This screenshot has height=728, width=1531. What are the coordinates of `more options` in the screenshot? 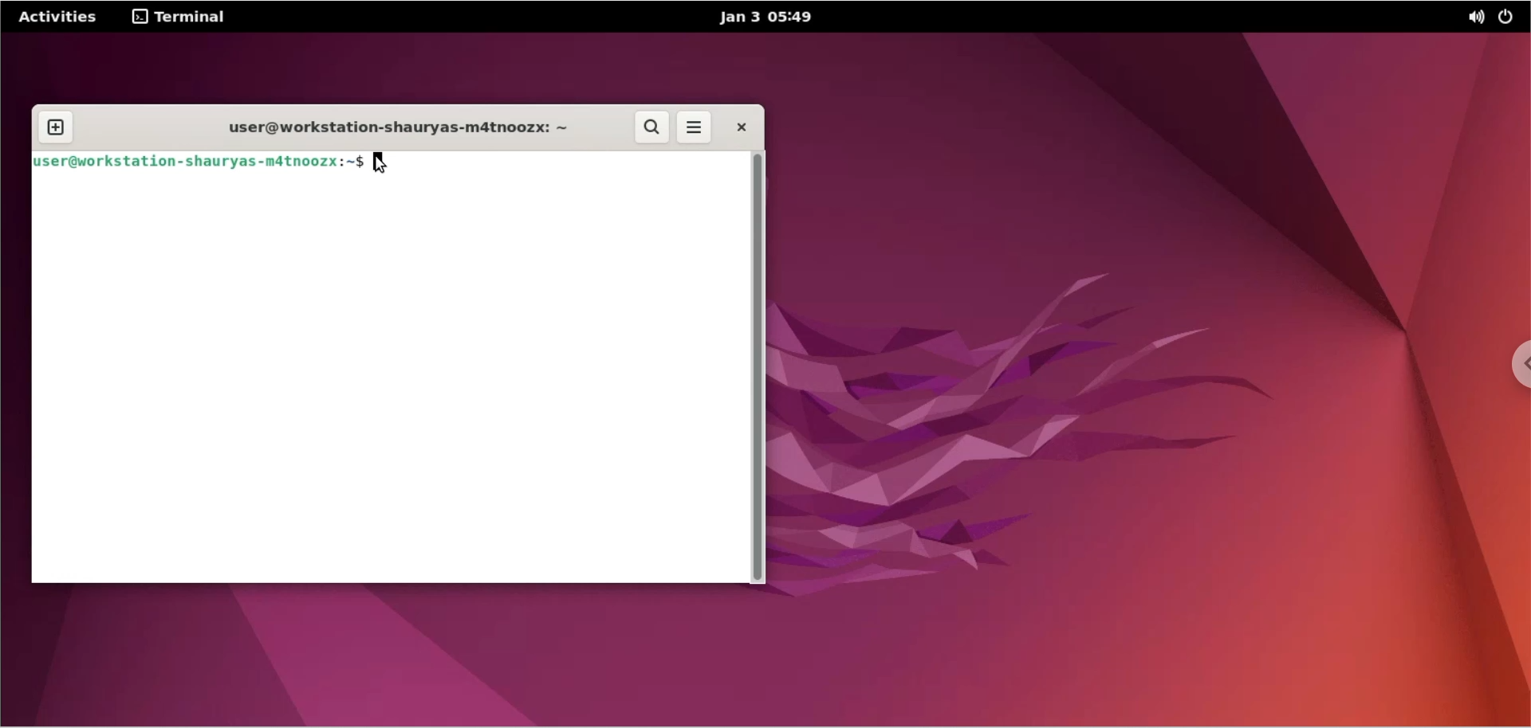 It's located at (695, 129).